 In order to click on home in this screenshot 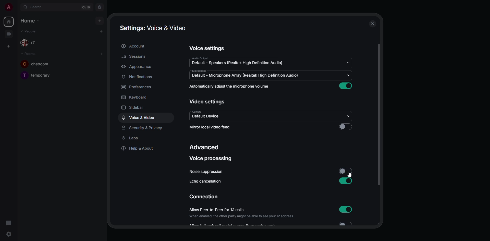, I will do `click(9, 21)`.